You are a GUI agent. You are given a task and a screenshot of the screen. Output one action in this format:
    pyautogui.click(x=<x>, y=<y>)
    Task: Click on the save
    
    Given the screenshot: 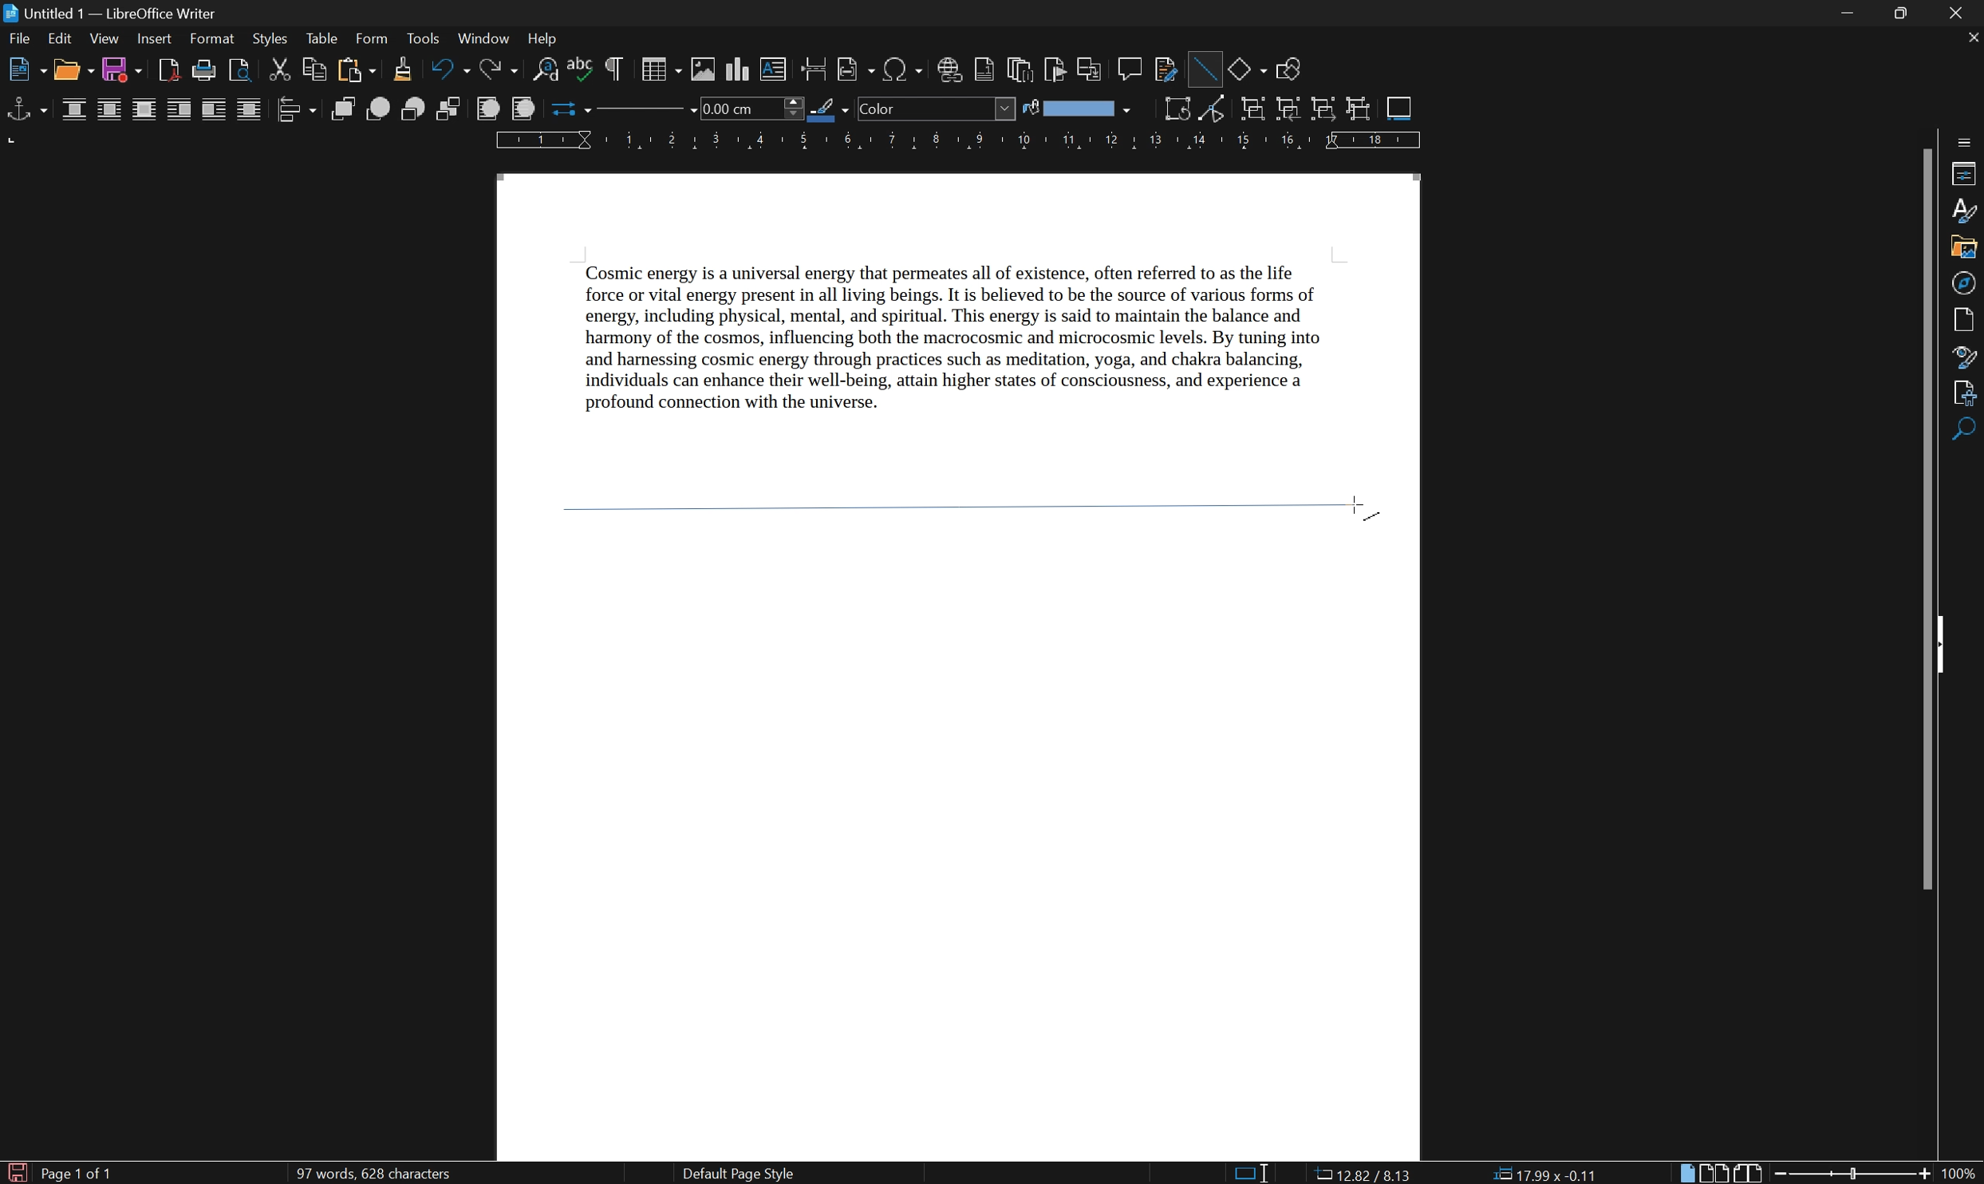 What is the action you would take?
    pyautogui.click(x=124, y=71)
    